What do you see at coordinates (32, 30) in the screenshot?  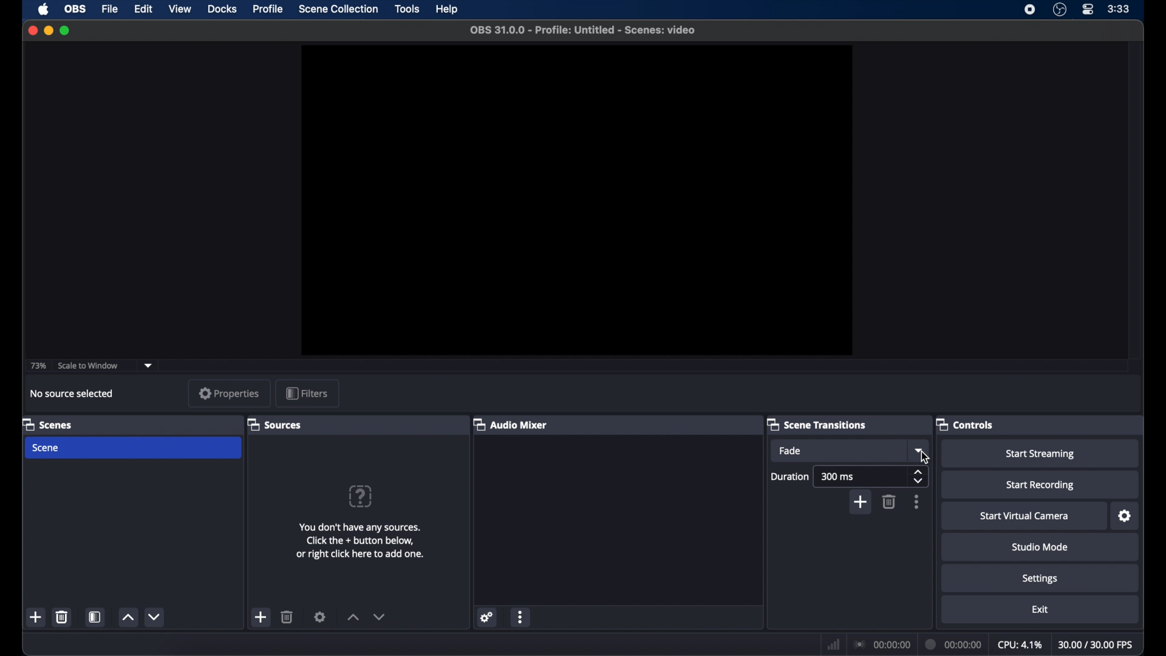 I see `close` at bounding box center [32, 30].